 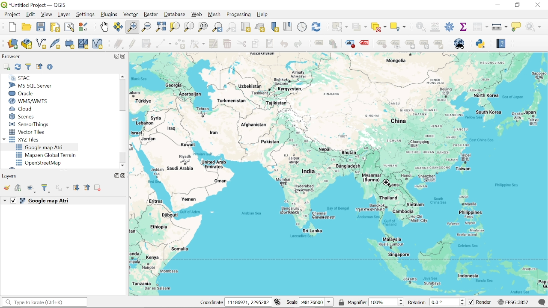 What do you see at coordinates (51, 68) in the screenshot?
I see `Enable/ disable` at bounding box center [51, 68].